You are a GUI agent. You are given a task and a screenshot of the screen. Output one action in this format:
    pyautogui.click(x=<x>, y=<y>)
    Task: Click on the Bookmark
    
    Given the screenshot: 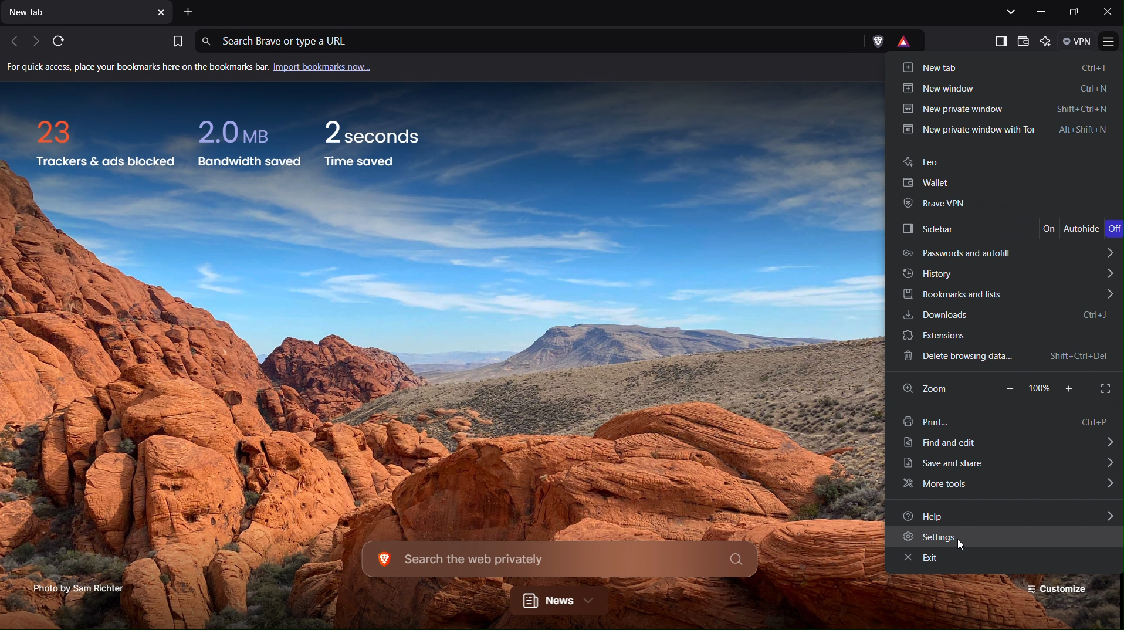 What is the action you would take?
    pyautogui.click(x=175, y=43)
    